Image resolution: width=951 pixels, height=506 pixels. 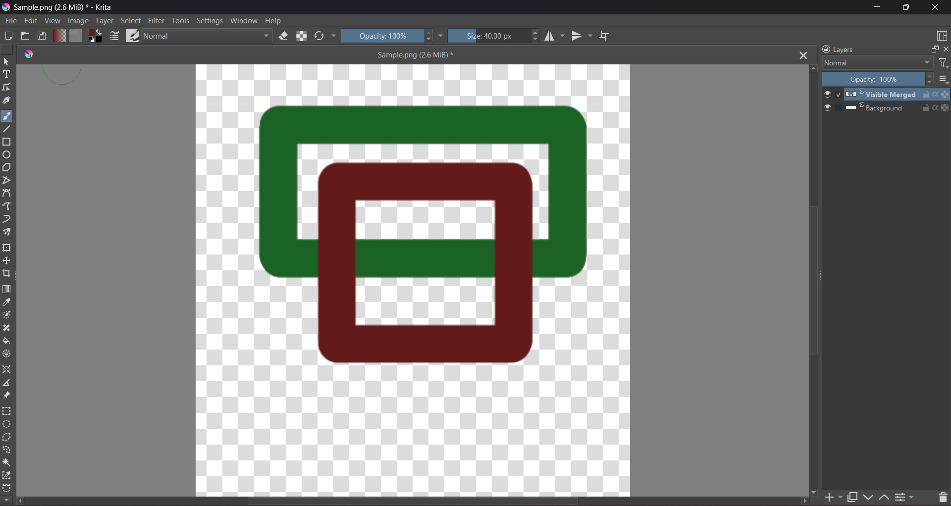 What do you see at coordinates (852, 495) in the screenshot?
I see `Duplicate` at bounding box center [852, 495].